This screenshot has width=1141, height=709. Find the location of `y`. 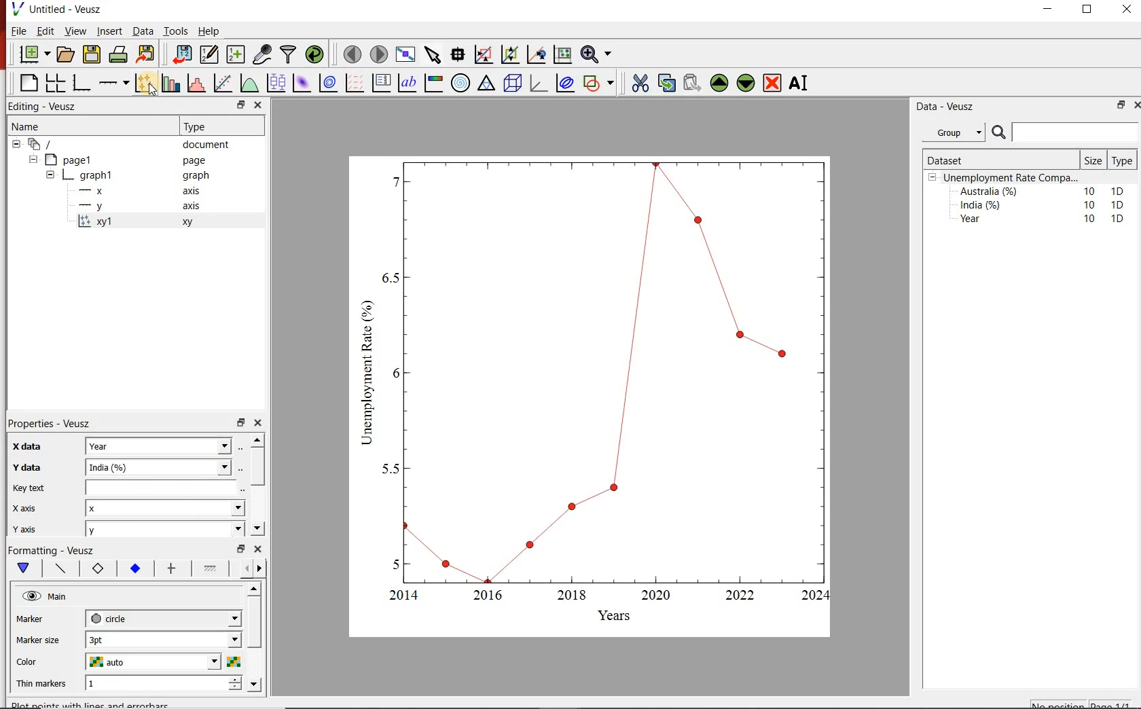

y is located at coordinates (162, 530).